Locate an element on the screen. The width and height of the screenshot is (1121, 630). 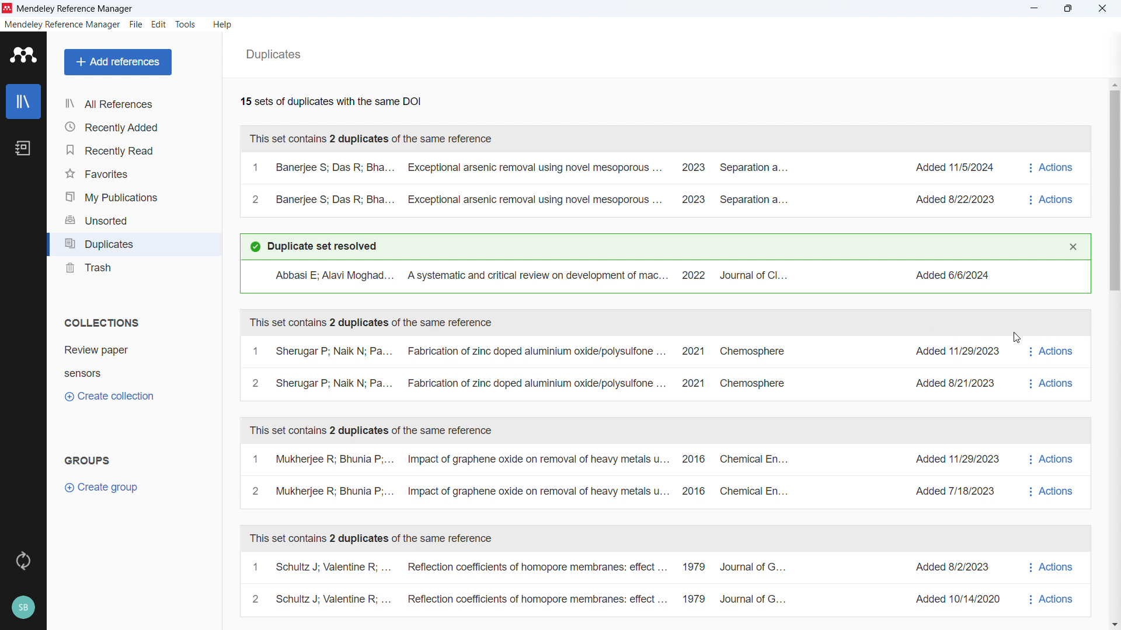
help is located at coordinates (224, 24).